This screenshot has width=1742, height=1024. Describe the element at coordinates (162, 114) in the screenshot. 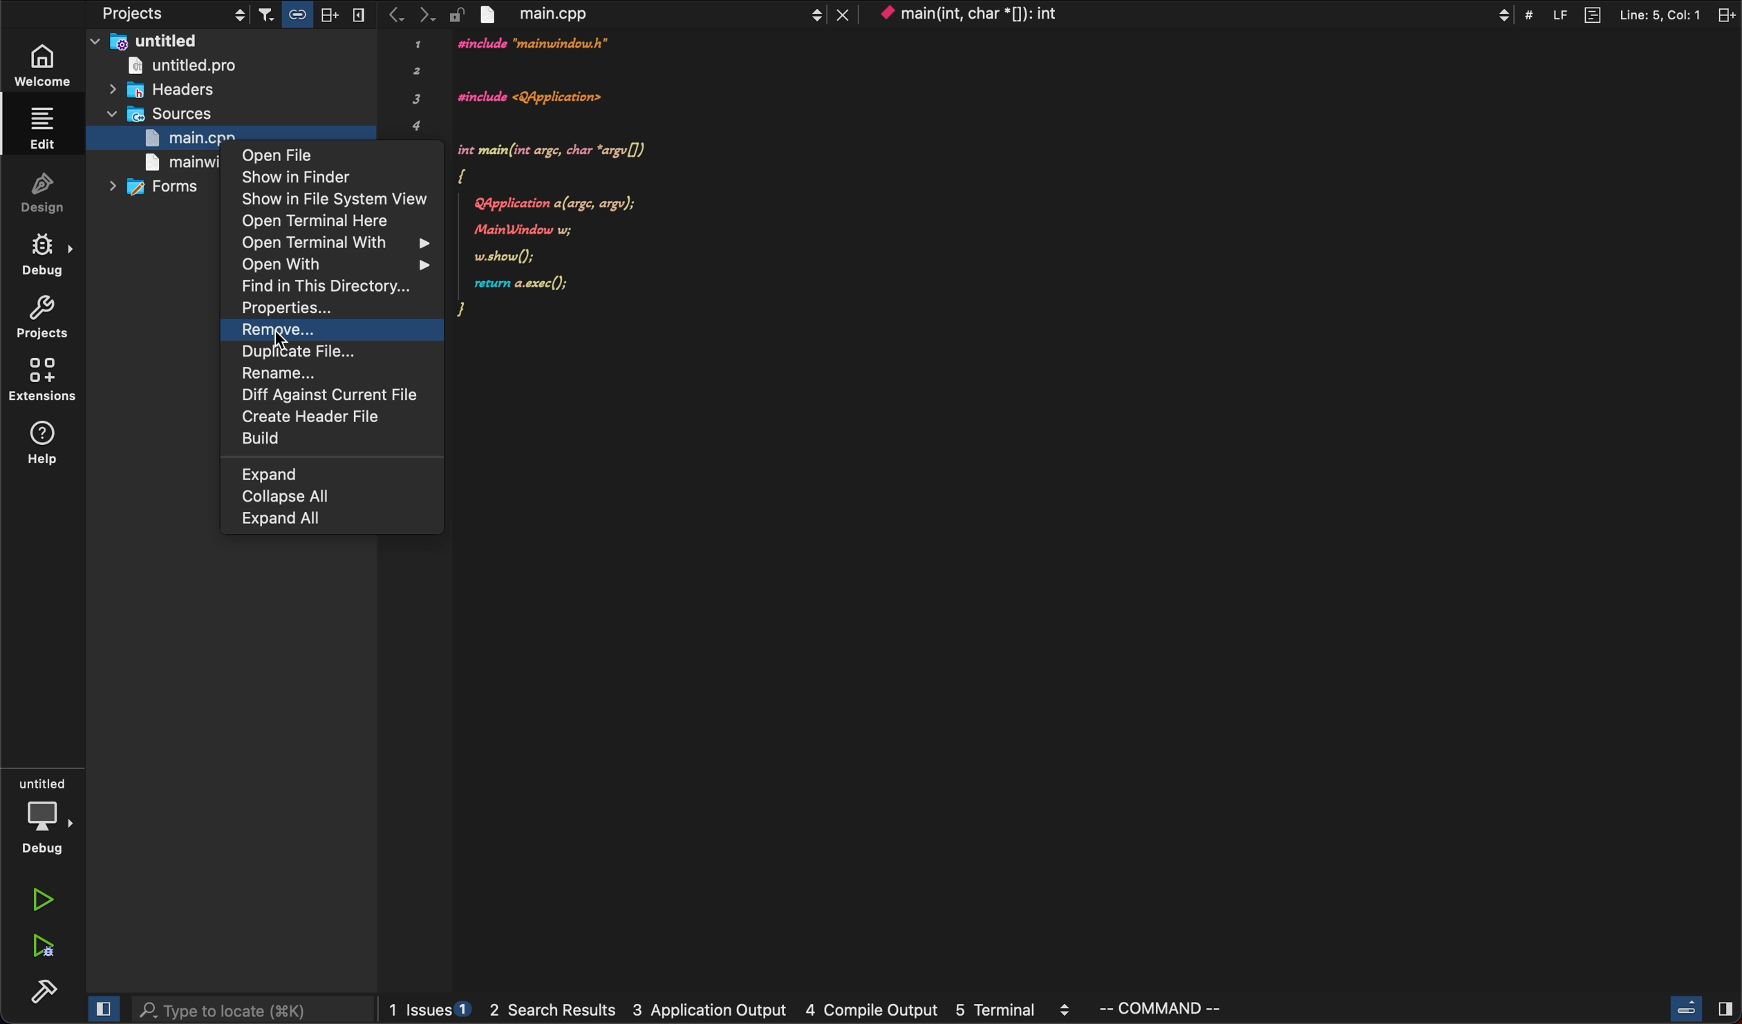

I see `sources` at that location.